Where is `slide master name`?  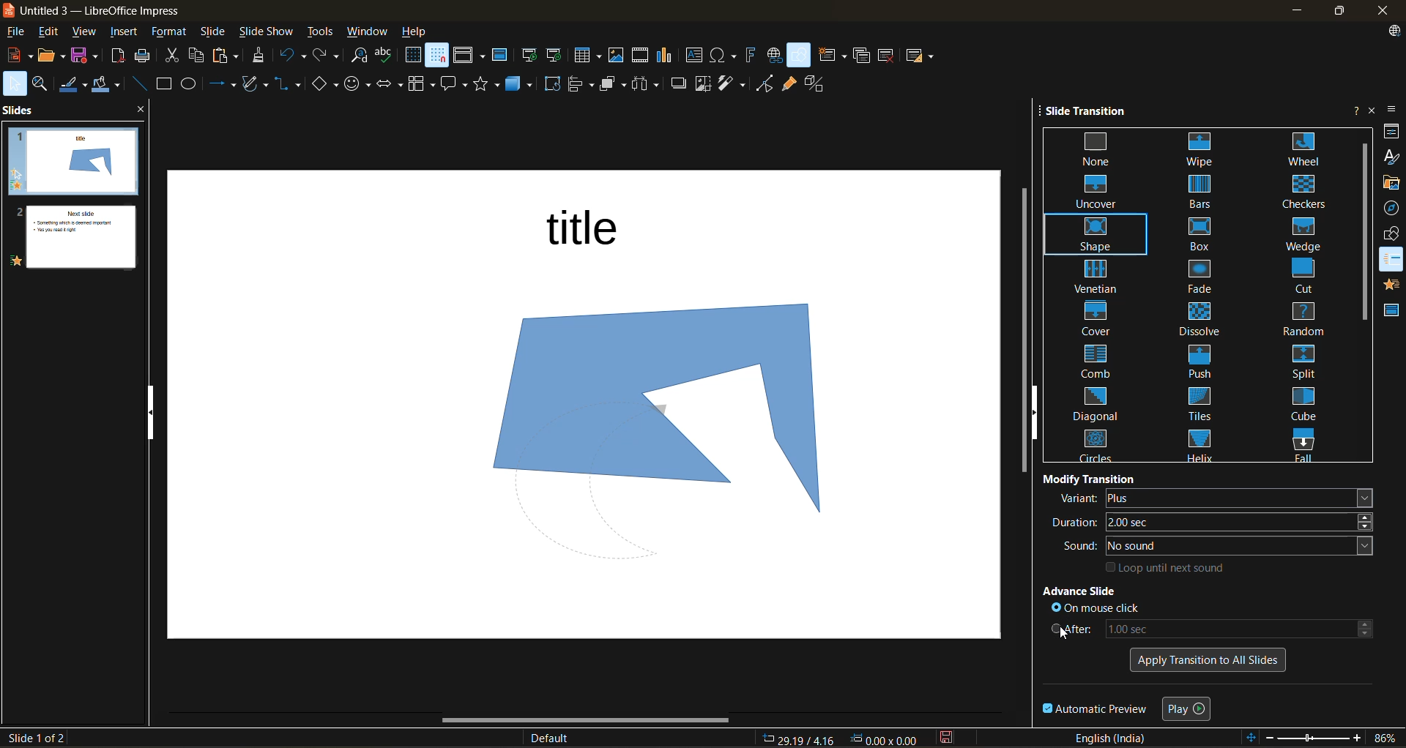
slide master name is located at coordinates (556, 737).